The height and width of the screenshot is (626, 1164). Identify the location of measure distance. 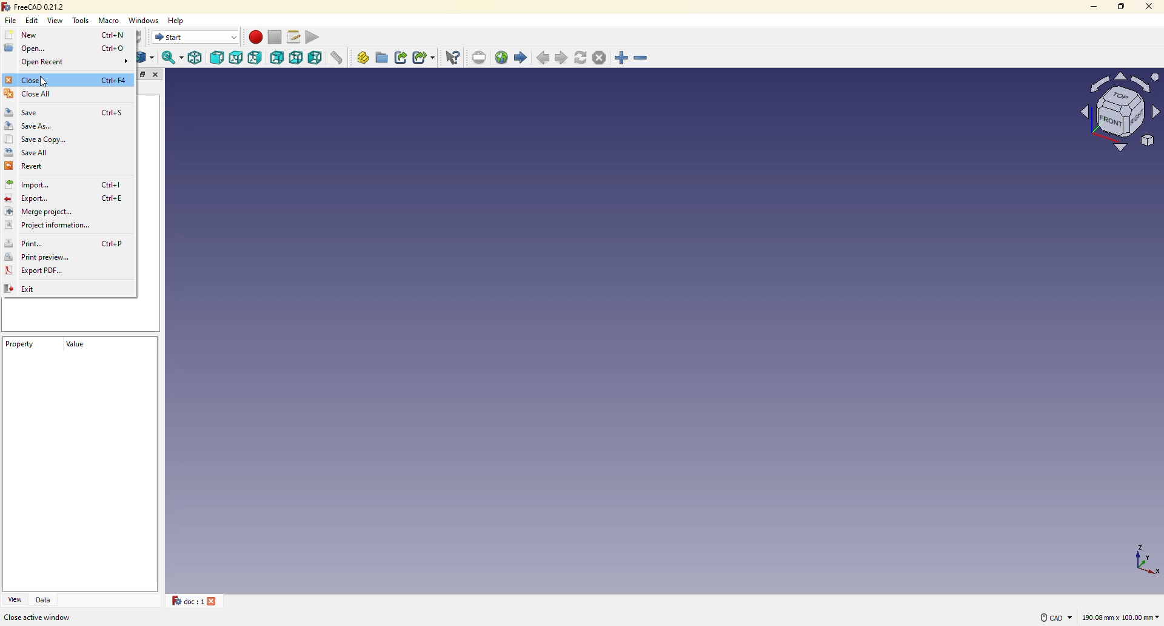
(339, 59).